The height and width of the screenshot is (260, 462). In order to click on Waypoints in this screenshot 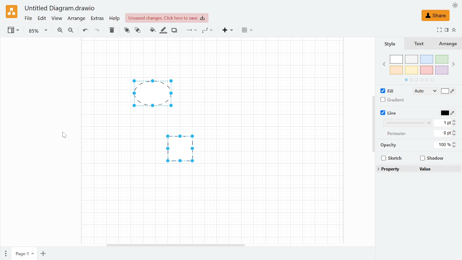, I will do `click(207, 31)`.